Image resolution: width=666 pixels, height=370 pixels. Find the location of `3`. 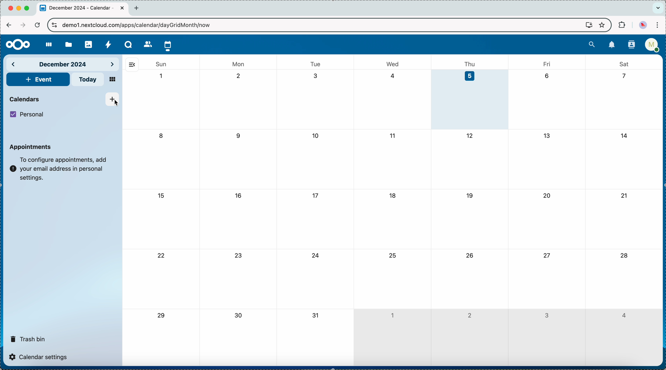

3 is located at coordinates (316, 76).